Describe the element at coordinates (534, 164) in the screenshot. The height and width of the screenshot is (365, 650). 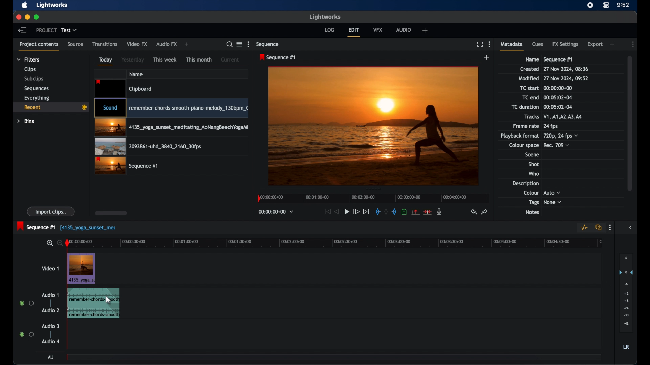
I see `shot` at that location.